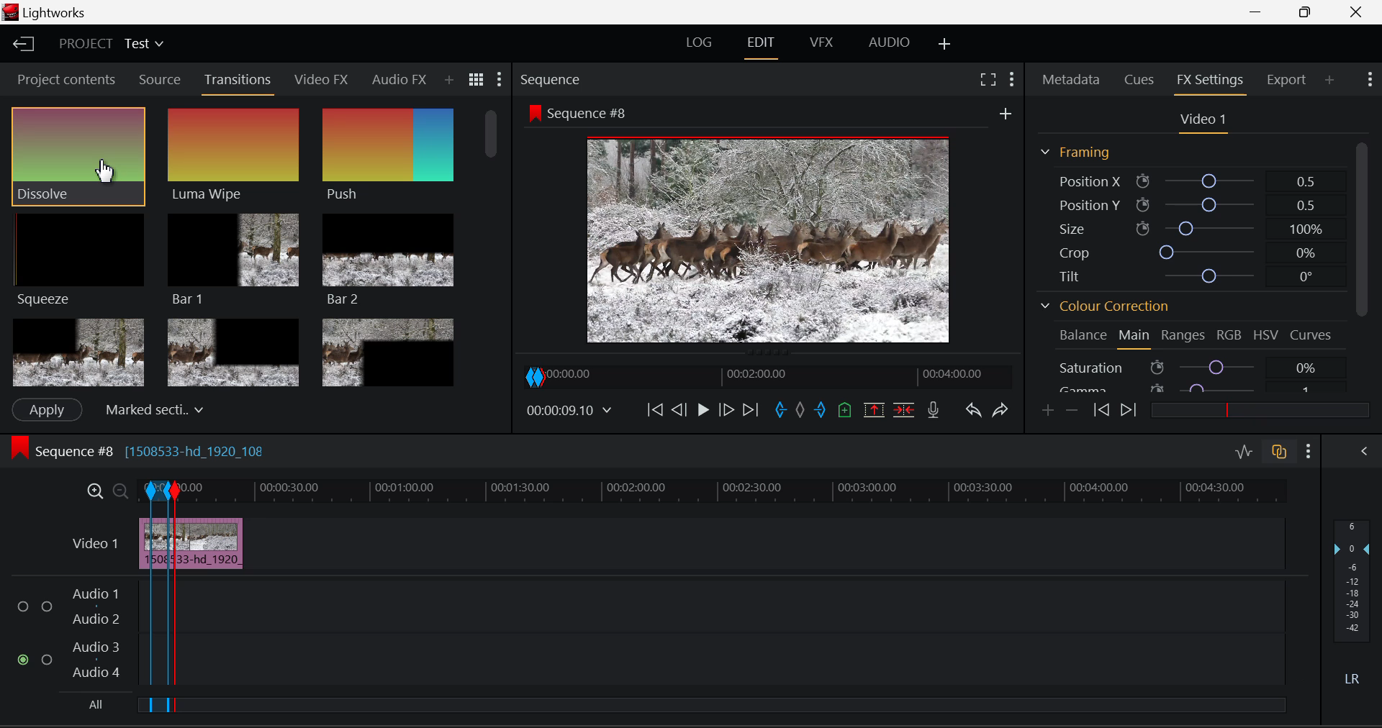 Image resolution: width=1382 pixels, height=728 pixels. Describe the element at coordinates (1355, 605) in the screenshot. I see `Decibel Level` at that location.